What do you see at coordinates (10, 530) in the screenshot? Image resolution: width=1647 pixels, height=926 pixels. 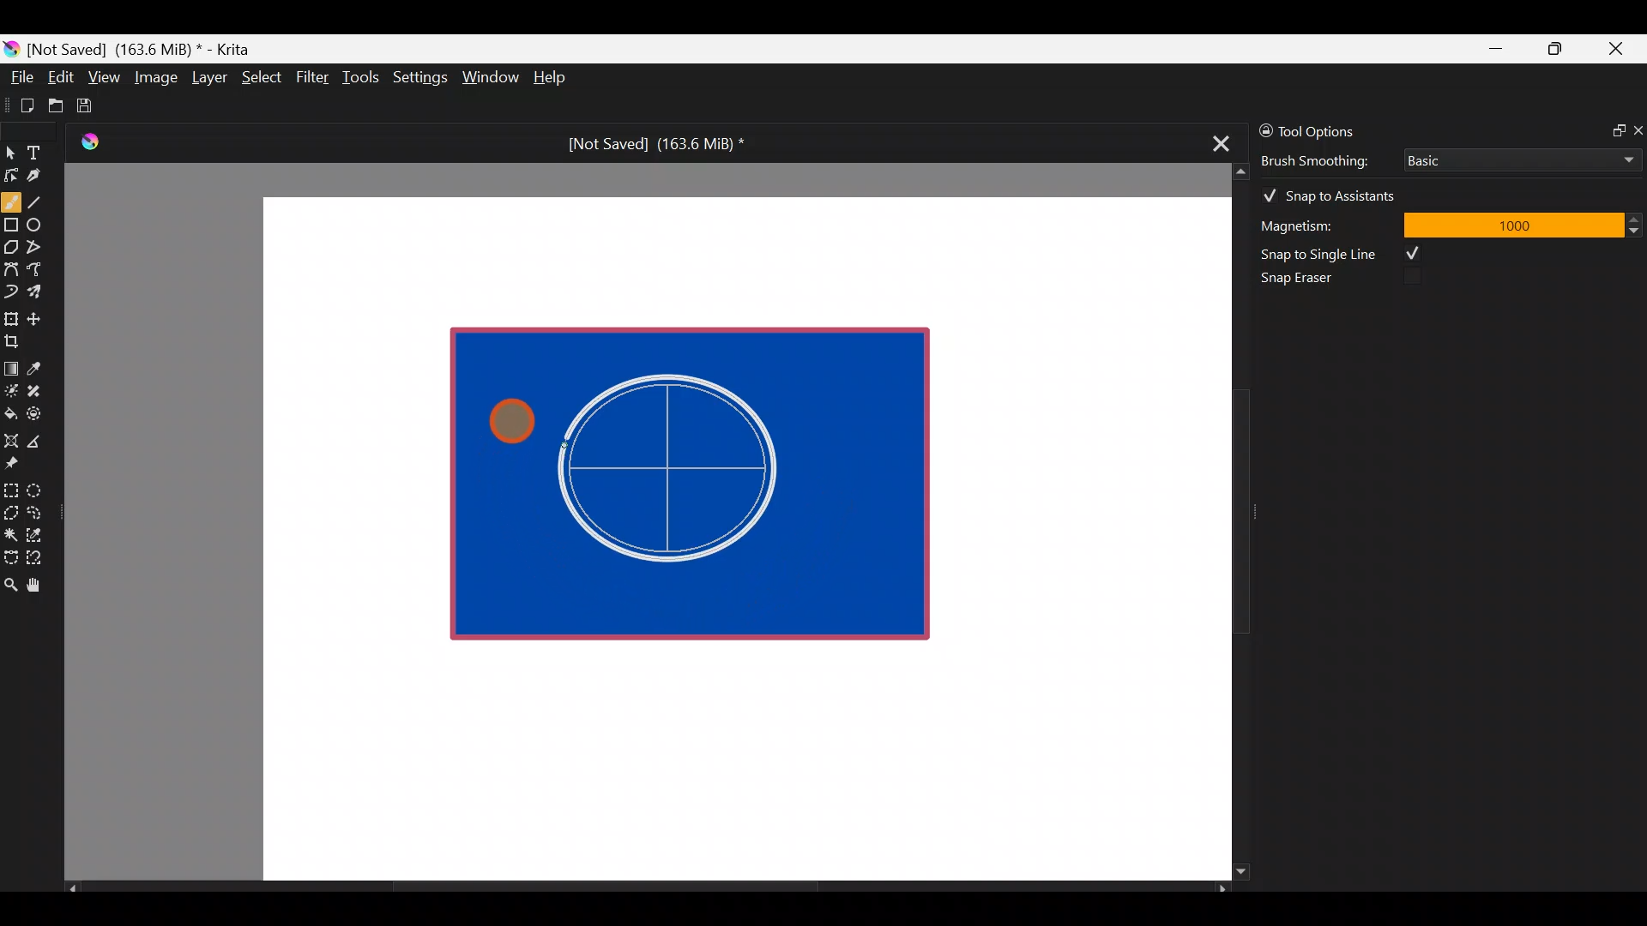 I see `Contiguous selection tool` at bounding box center [10, 530].